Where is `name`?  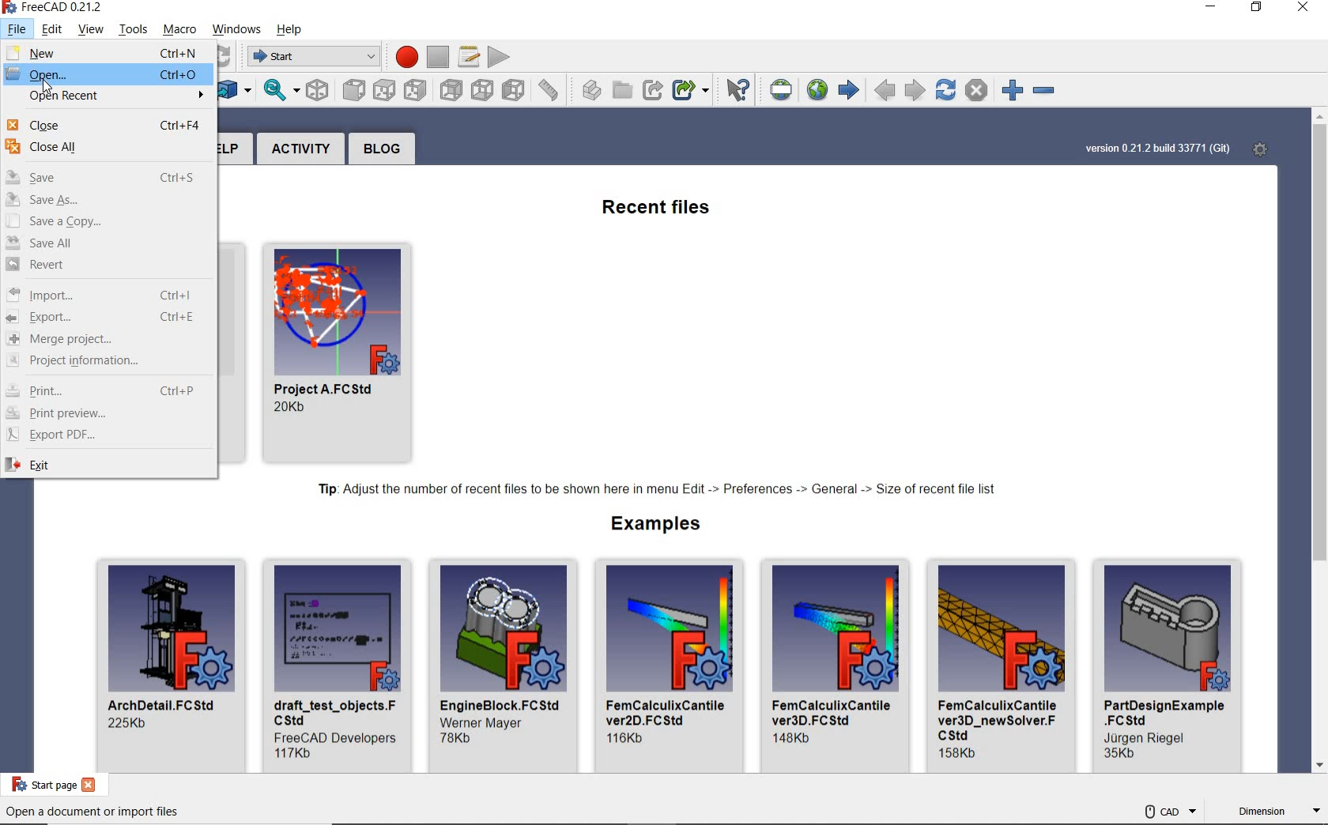 name is located at coordinates (330, 389).